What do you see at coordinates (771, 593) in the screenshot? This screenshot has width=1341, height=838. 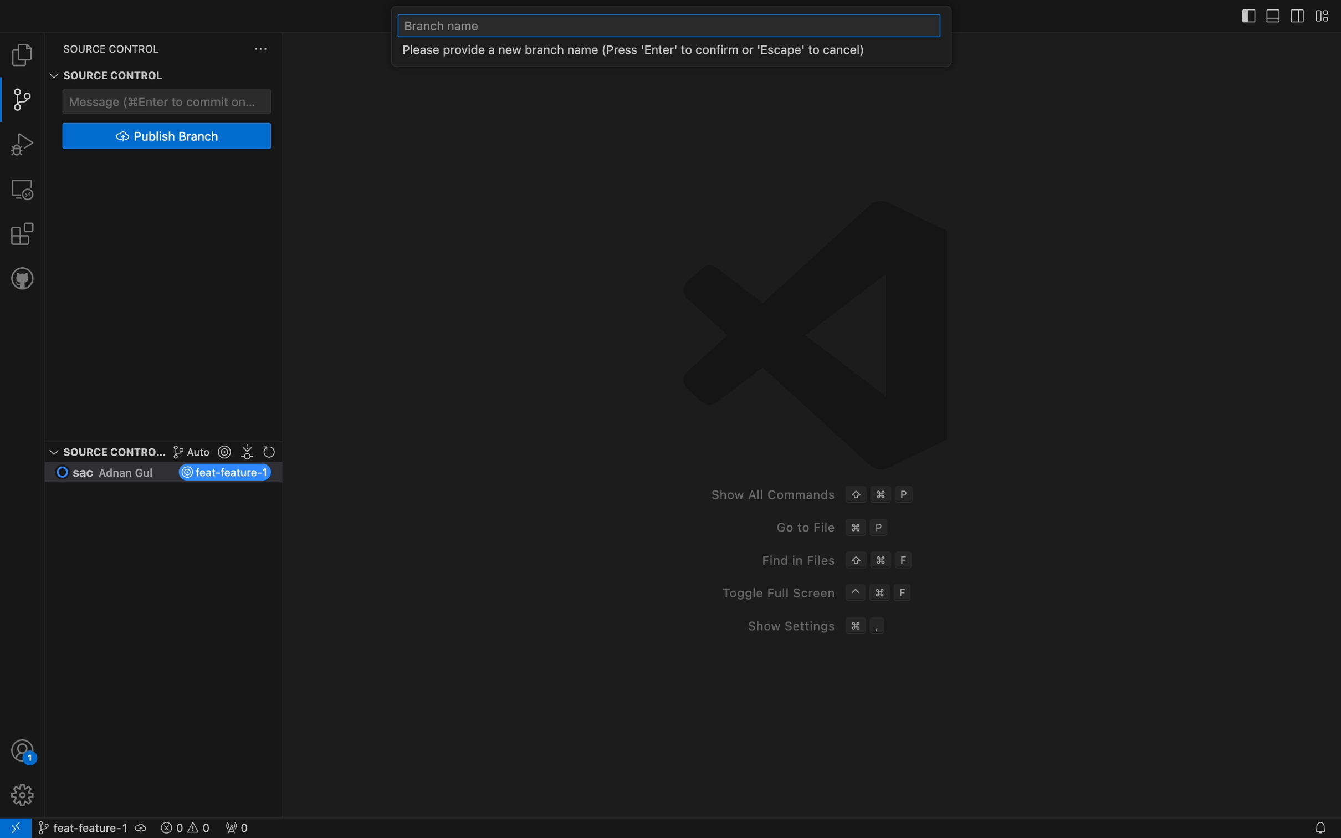 I see `Toggle Full Screen` at bounding box center [771, 593].